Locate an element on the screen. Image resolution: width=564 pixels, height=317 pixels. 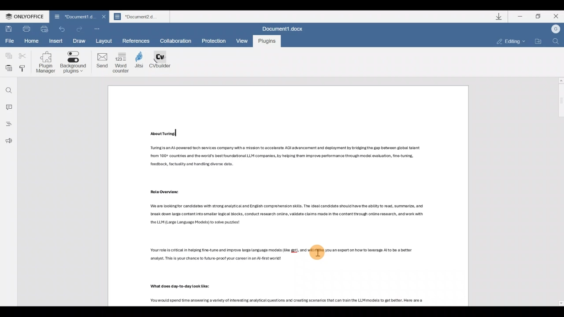
Cut is located at coordinates (23, 56).